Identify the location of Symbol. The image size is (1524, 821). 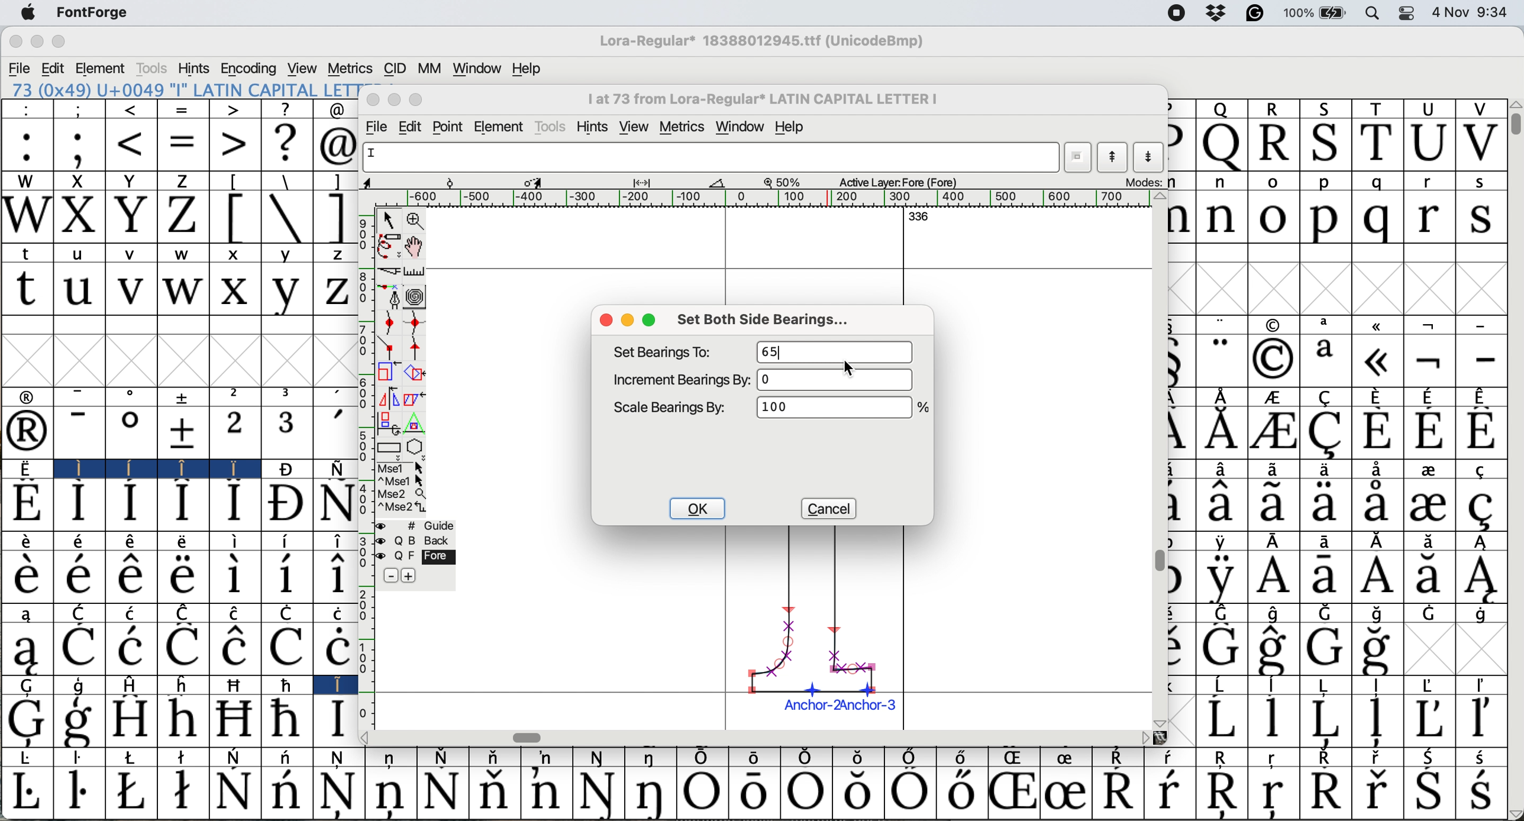
(183, 756).